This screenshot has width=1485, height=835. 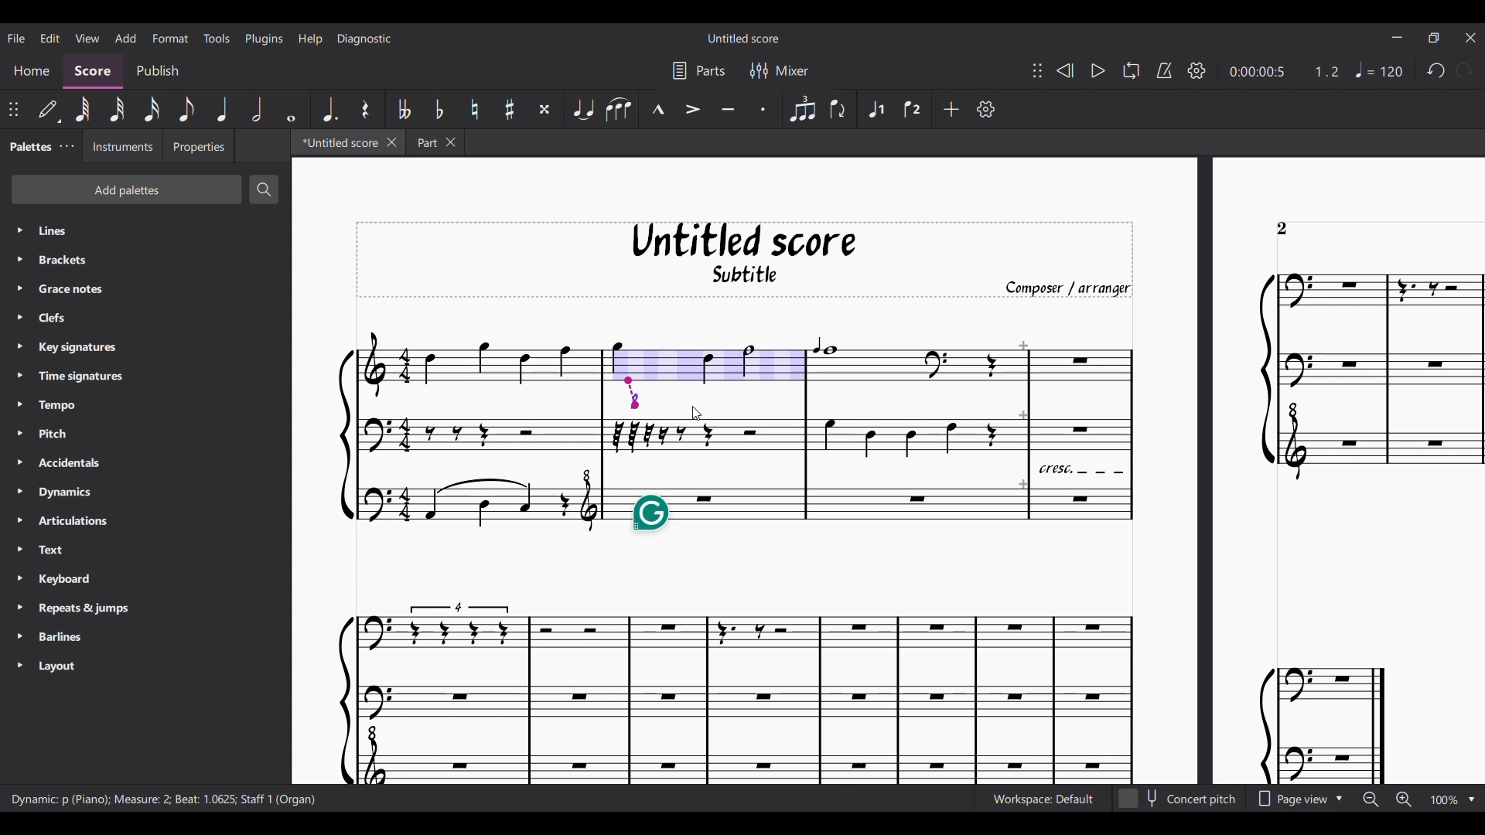 What do you see at coordinates (198, 145) in the screenshot?
I see `Properties tab` at bounding box center [198, 145].